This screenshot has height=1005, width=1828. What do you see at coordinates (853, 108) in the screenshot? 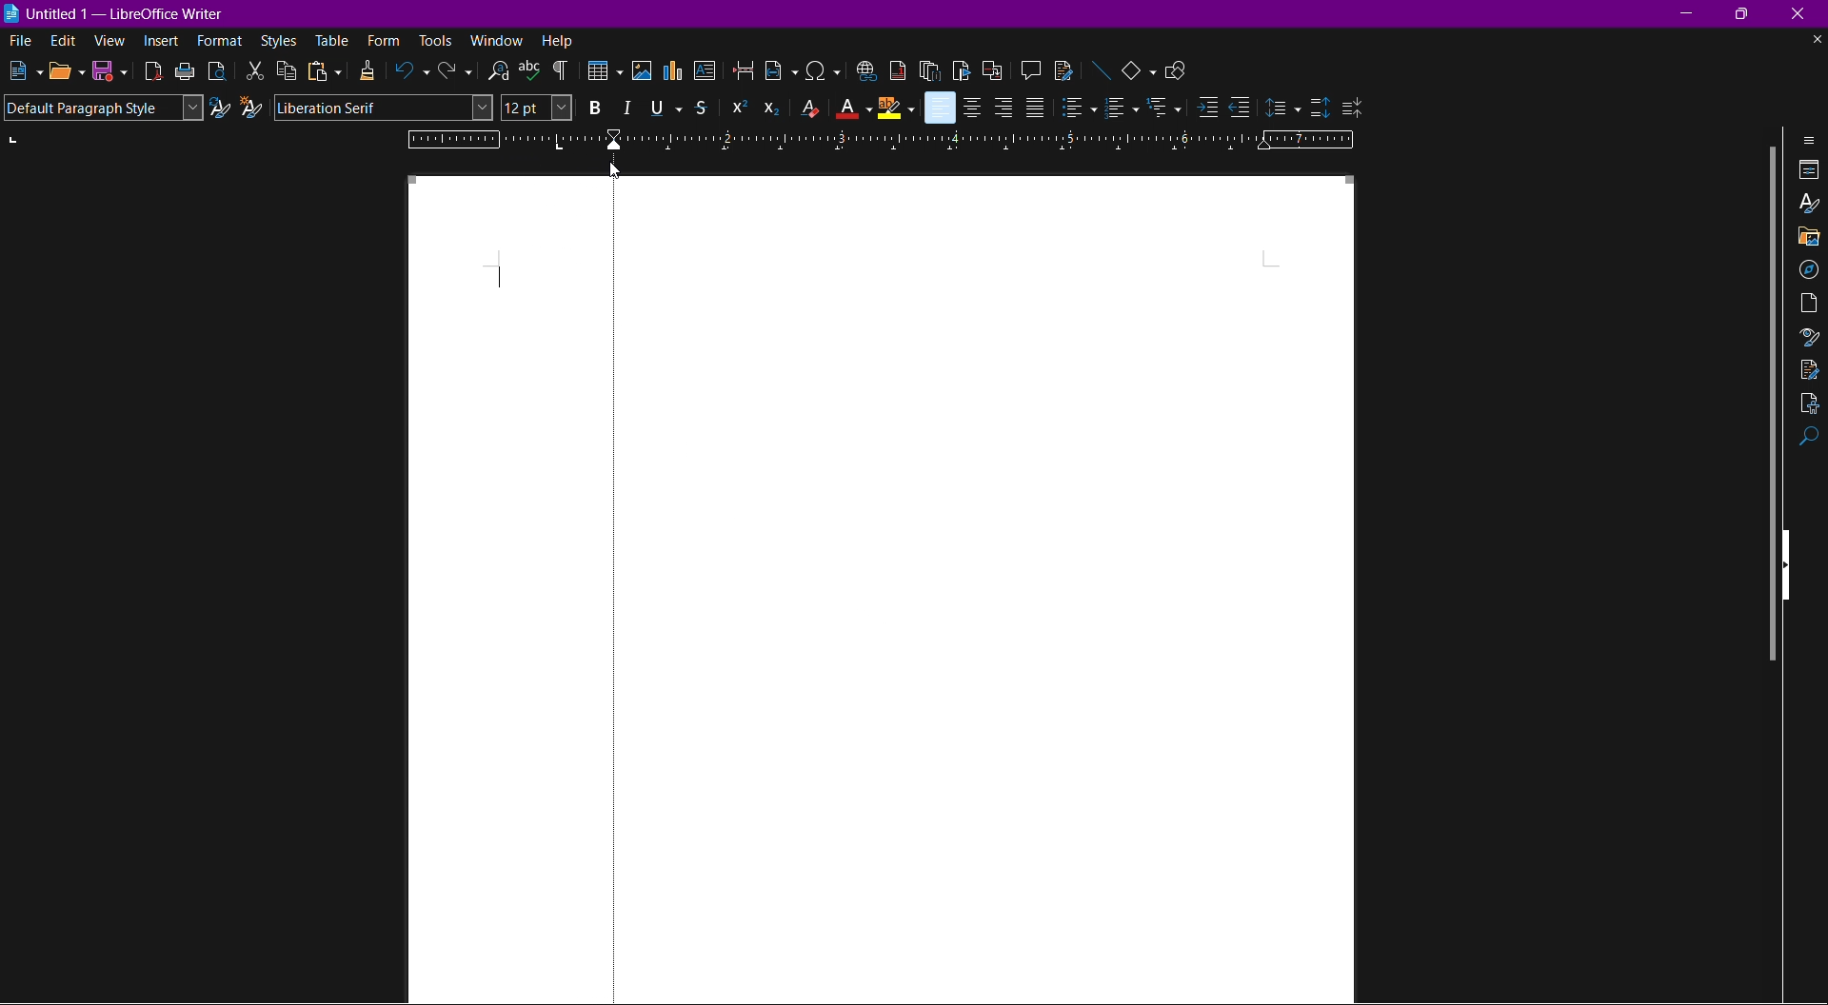
I see `Font Color` at bounding box center [853, 108].